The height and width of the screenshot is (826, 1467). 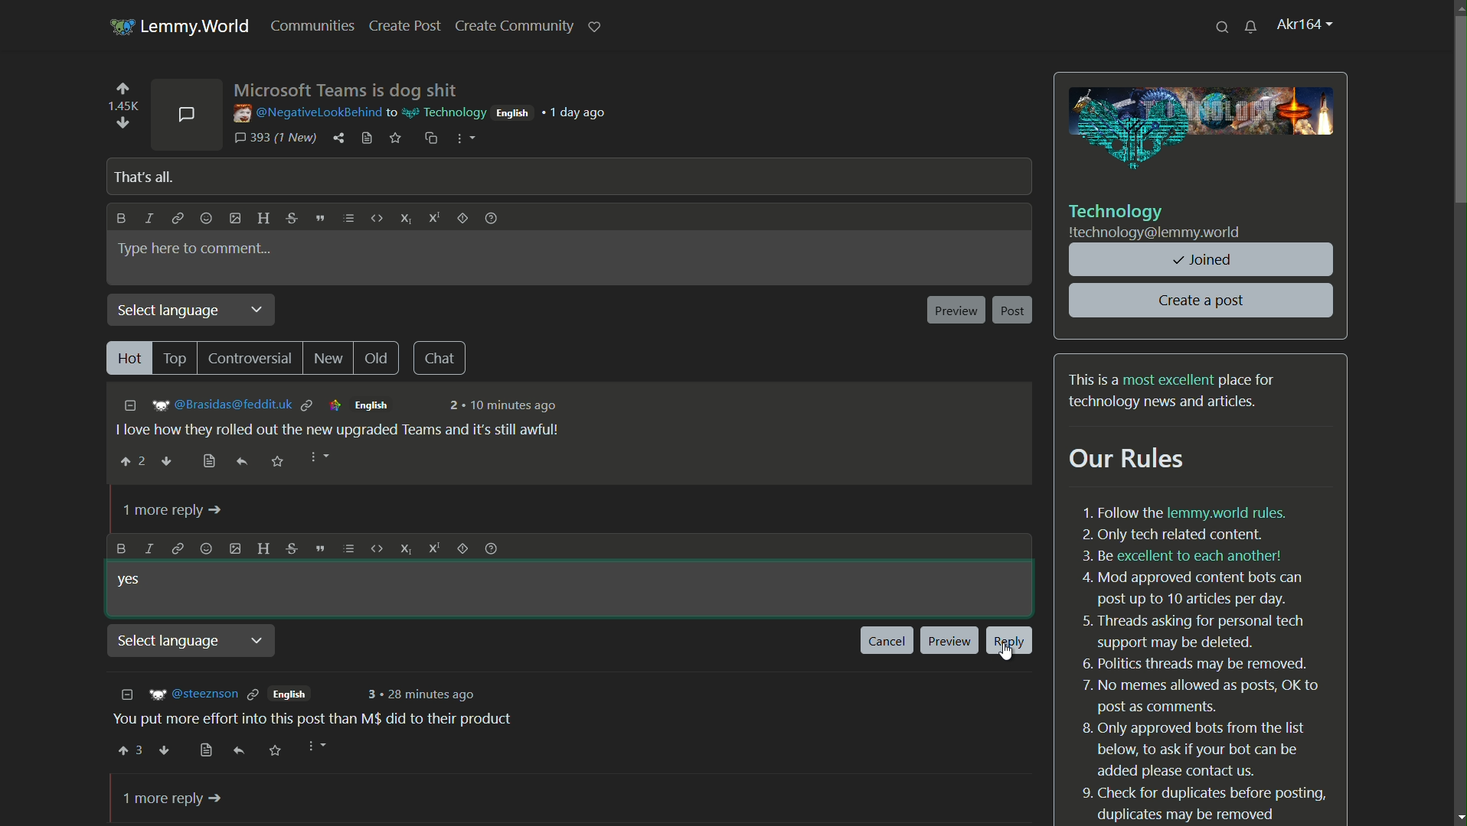 I want to click on community server name, so click(x=1156, y=233).